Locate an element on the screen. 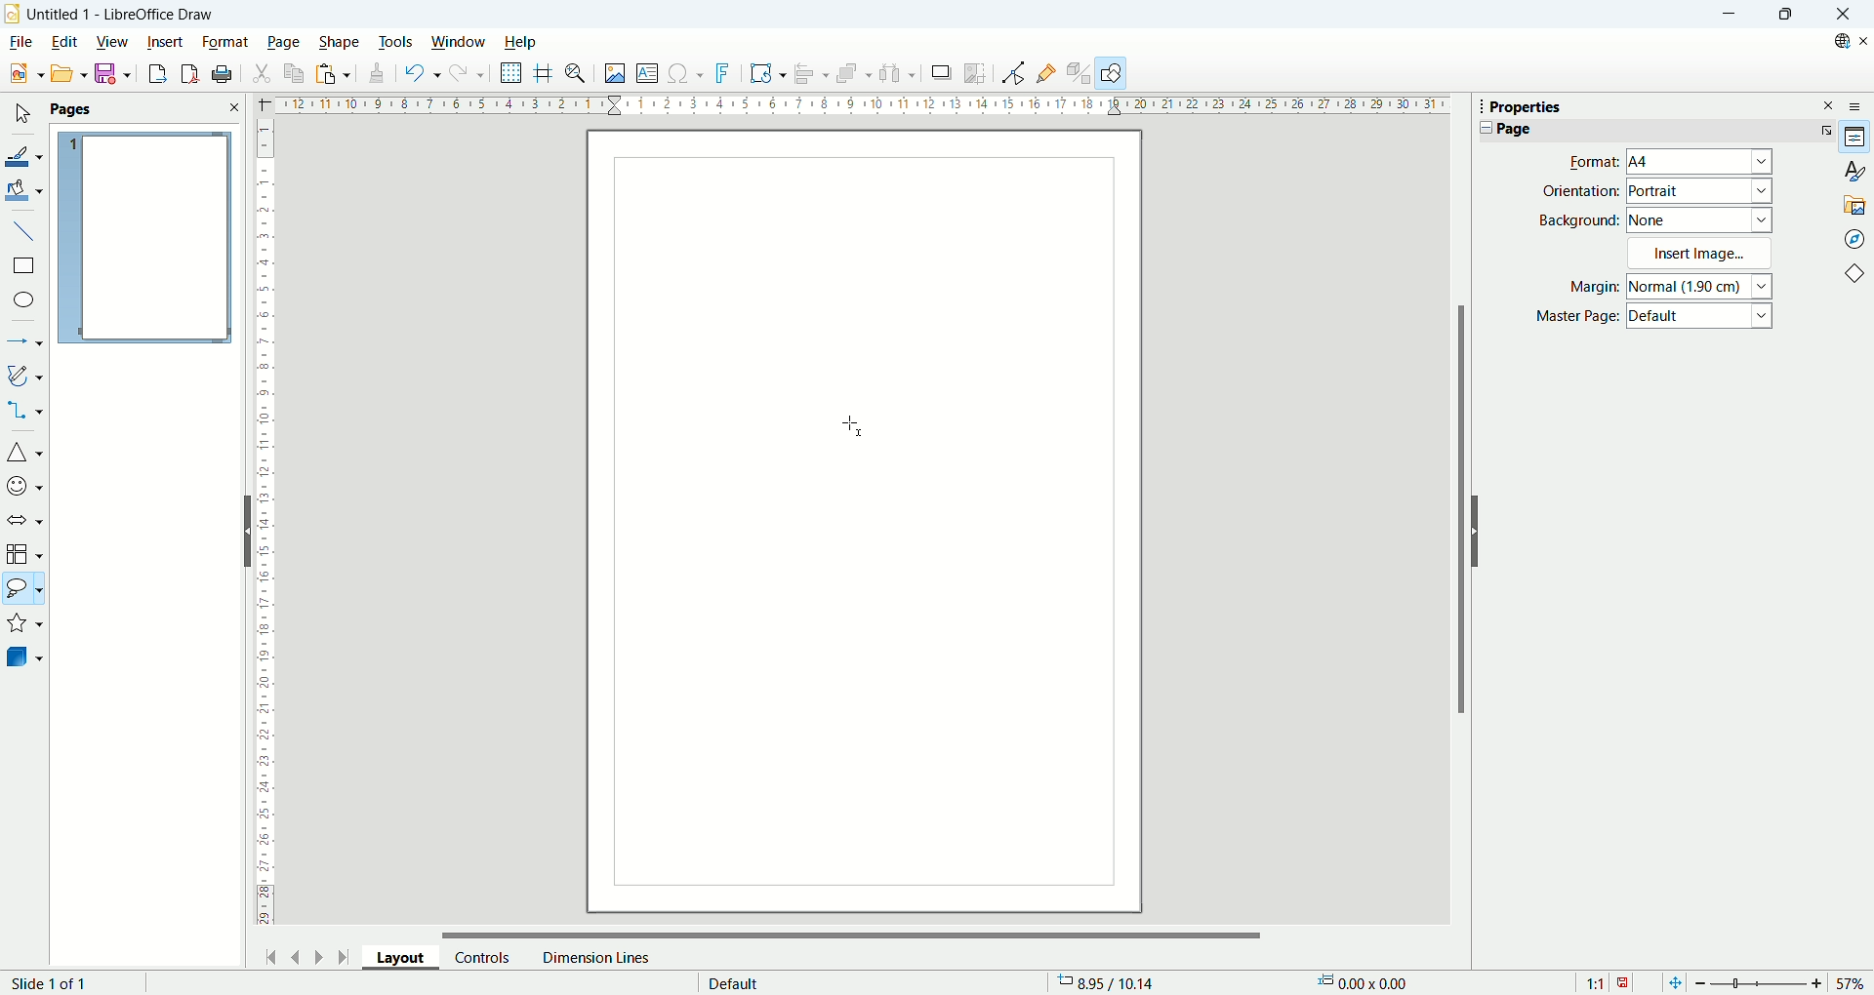 This screenshot has width=1874, height=995. Insert Image is located at coordinates (1702, 253).